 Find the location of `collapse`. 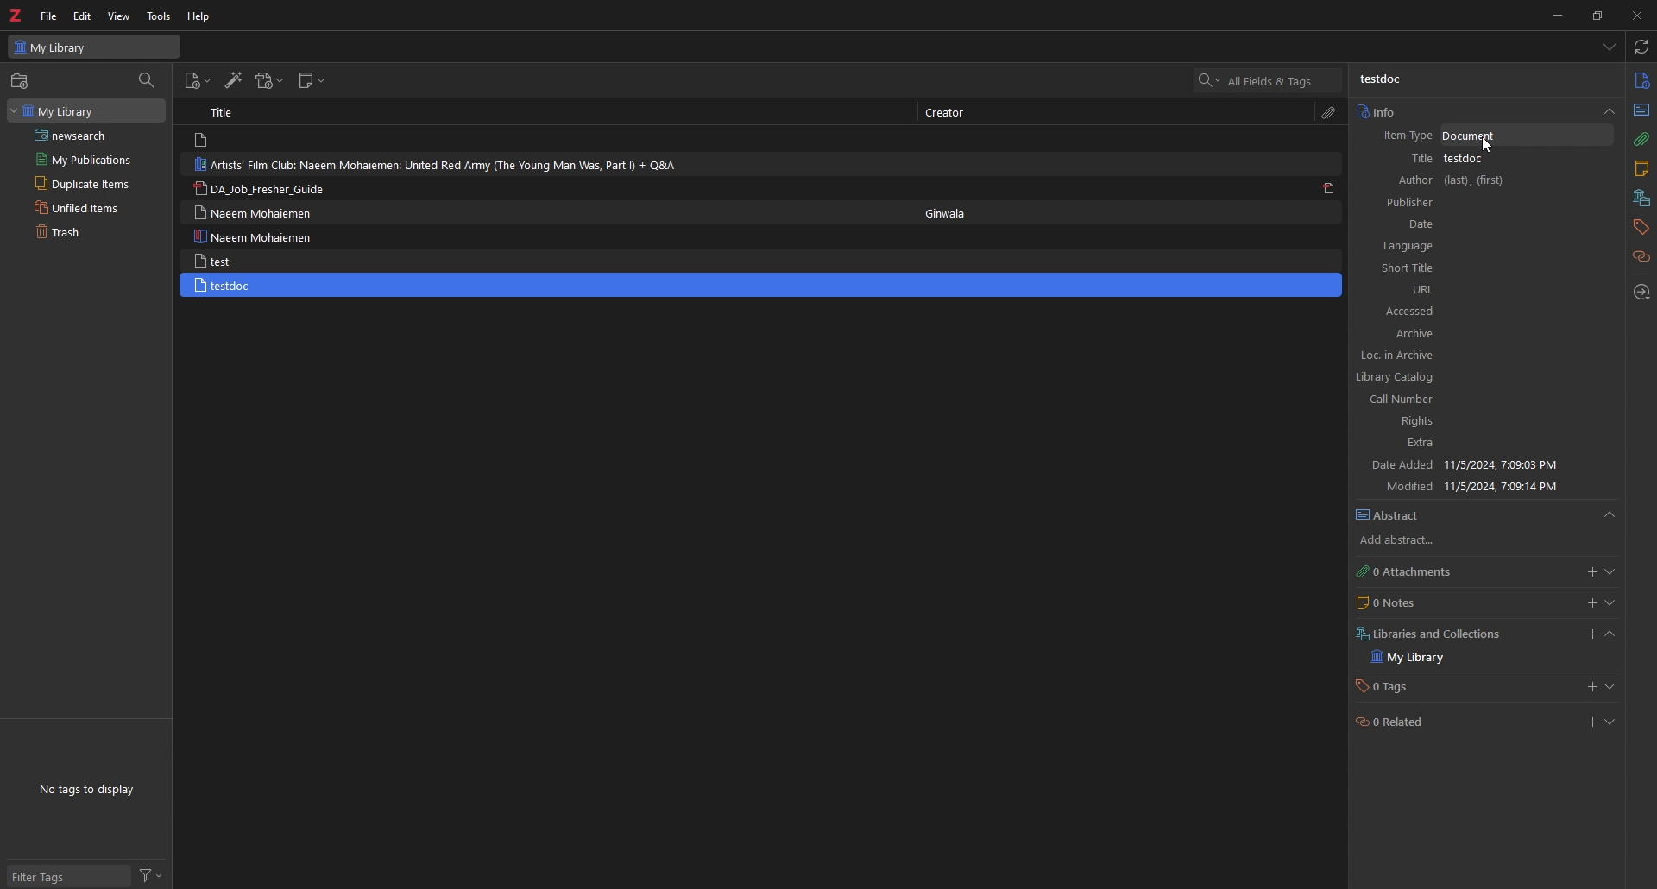

collapse is located at coordinates (1610, 634).